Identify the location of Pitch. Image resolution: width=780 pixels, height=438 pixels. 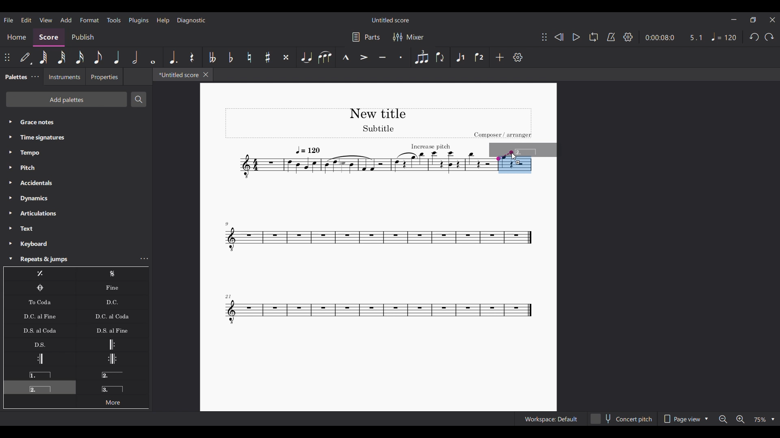
(76, 167).